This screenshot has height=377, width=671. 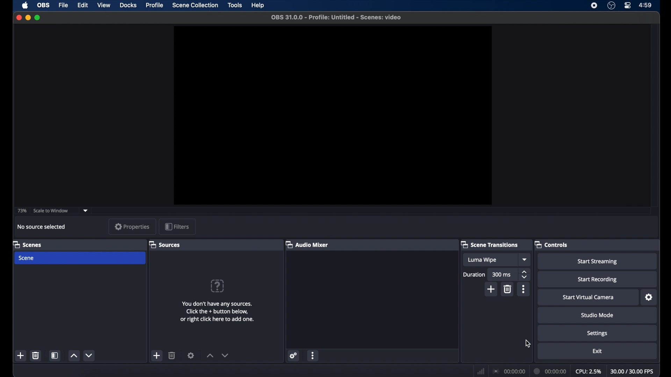 What do you see at coordinates (551, 245) in the screenshot?
I see `controls` at bounding box center [551, 245].